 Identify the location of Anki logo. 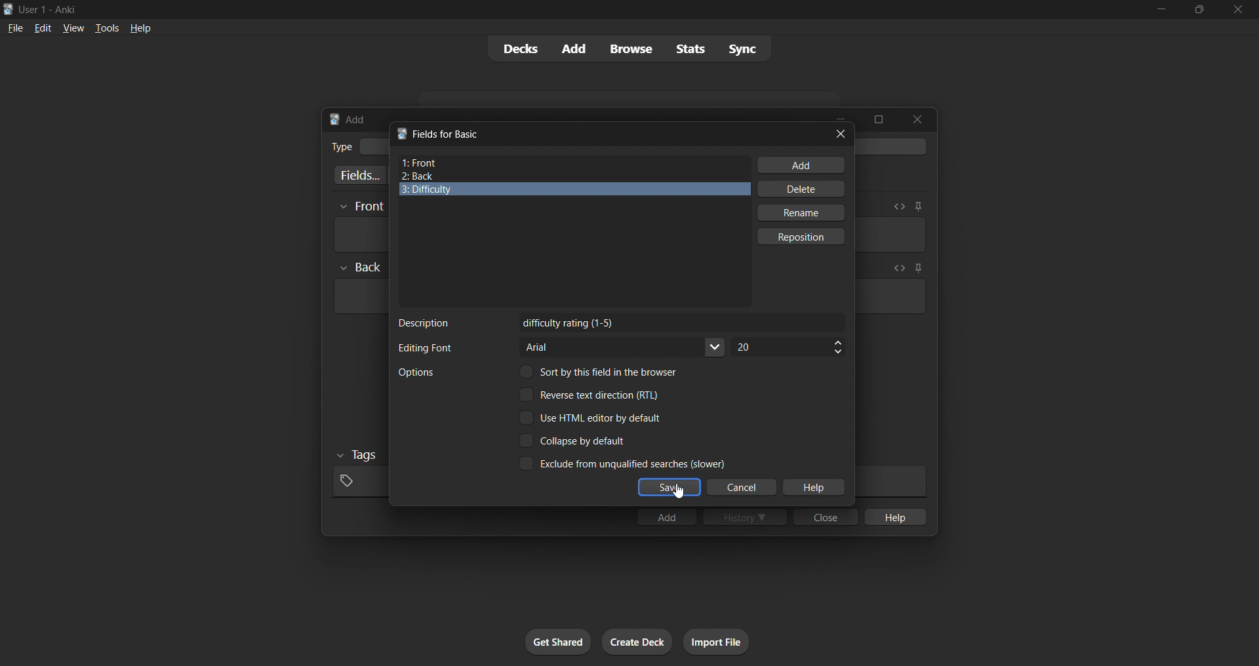
(334, 119).